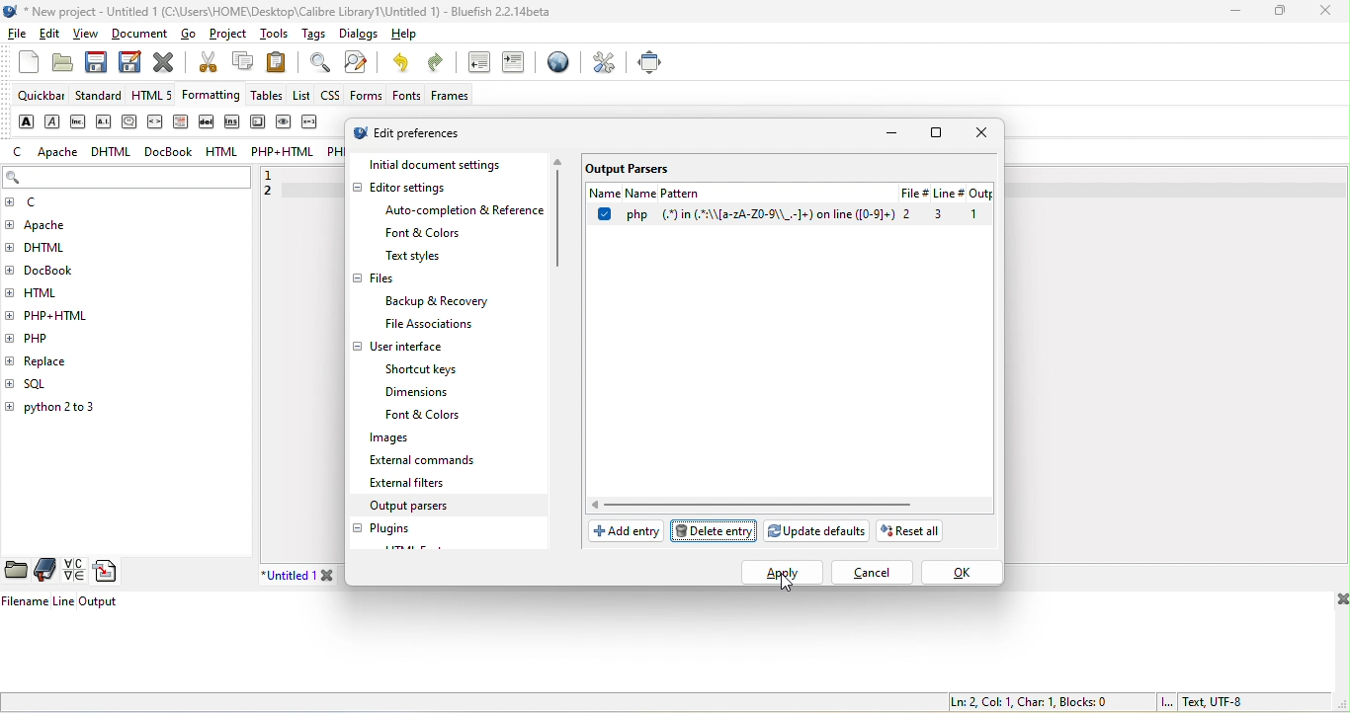 The width and height of the screenshot is (1350, 713). What do you see at coordinates (443, 301) in the screenshot?
I see `backup & recovery` at bounding box center [443, 301].